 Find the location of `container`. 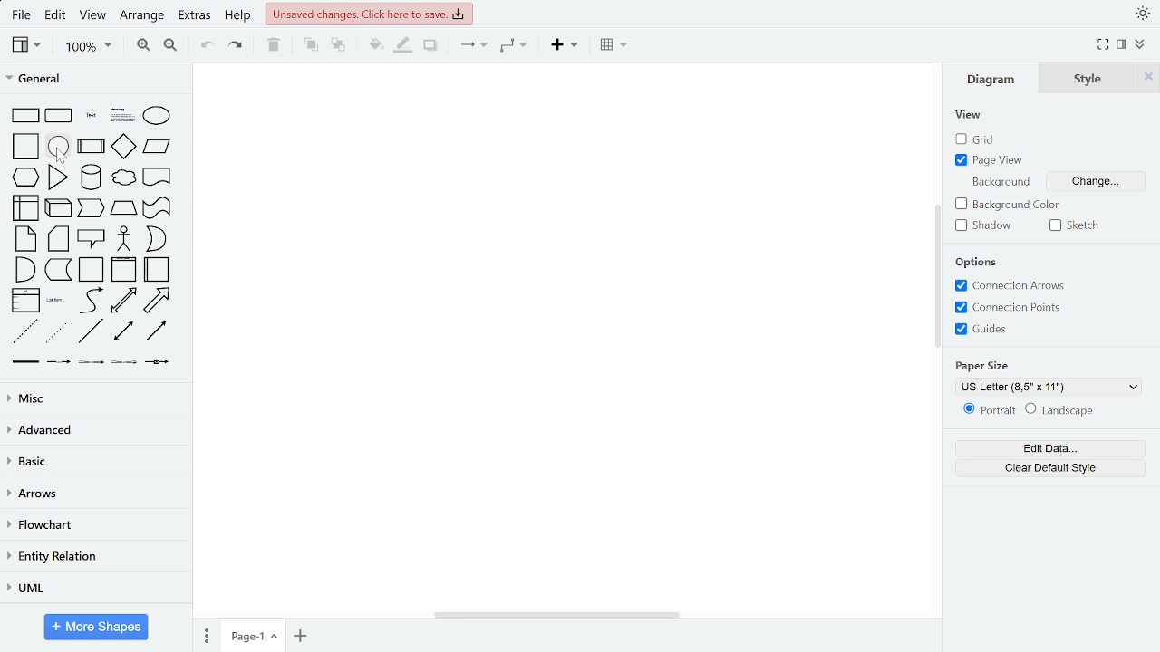

container is located at coordinates (92, 270).